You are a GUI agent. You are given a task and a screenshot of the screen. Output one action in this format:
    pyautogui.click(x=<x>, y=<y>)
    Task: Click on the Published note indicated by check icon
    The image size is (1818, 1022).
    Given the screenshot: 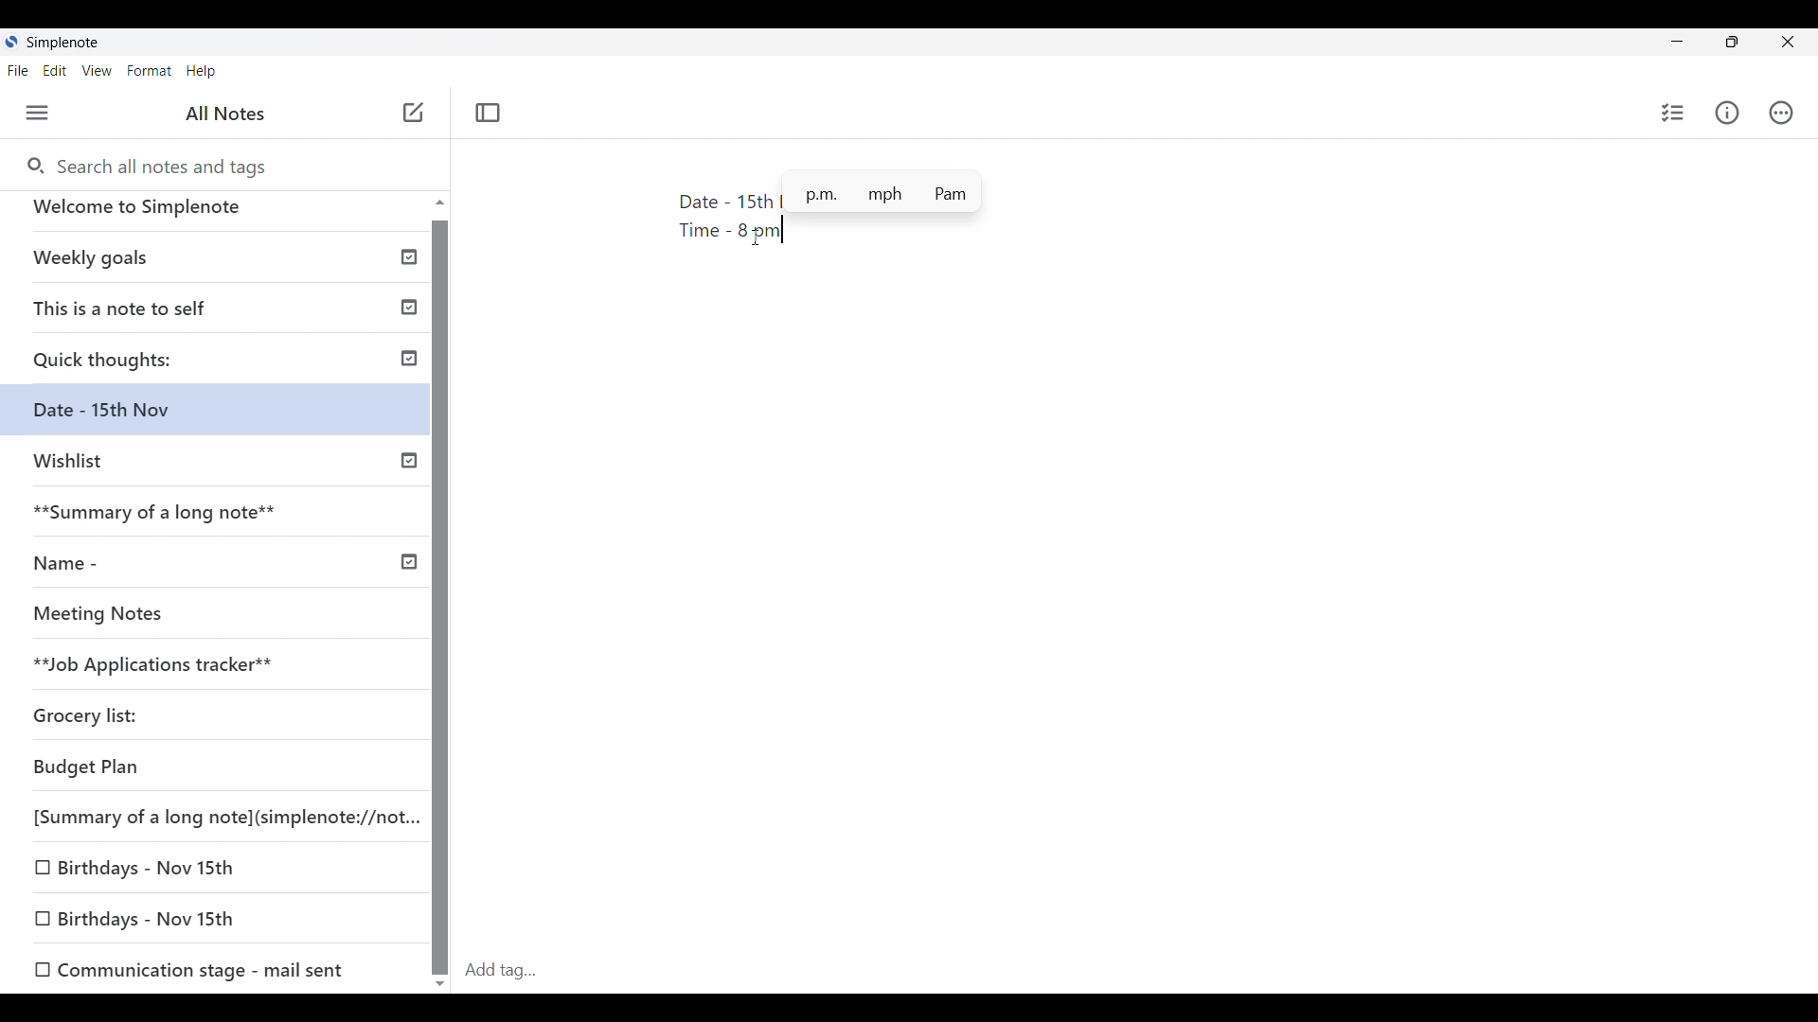 What is the action you would take?
    pyautogui.click(x=222, y=365)
    